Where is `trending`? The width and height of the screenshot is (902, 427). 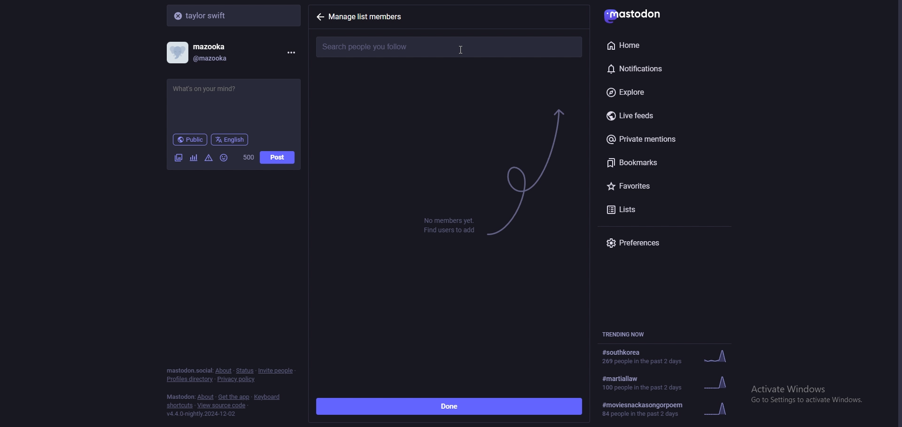
trending is located at coordinates (669, 409).